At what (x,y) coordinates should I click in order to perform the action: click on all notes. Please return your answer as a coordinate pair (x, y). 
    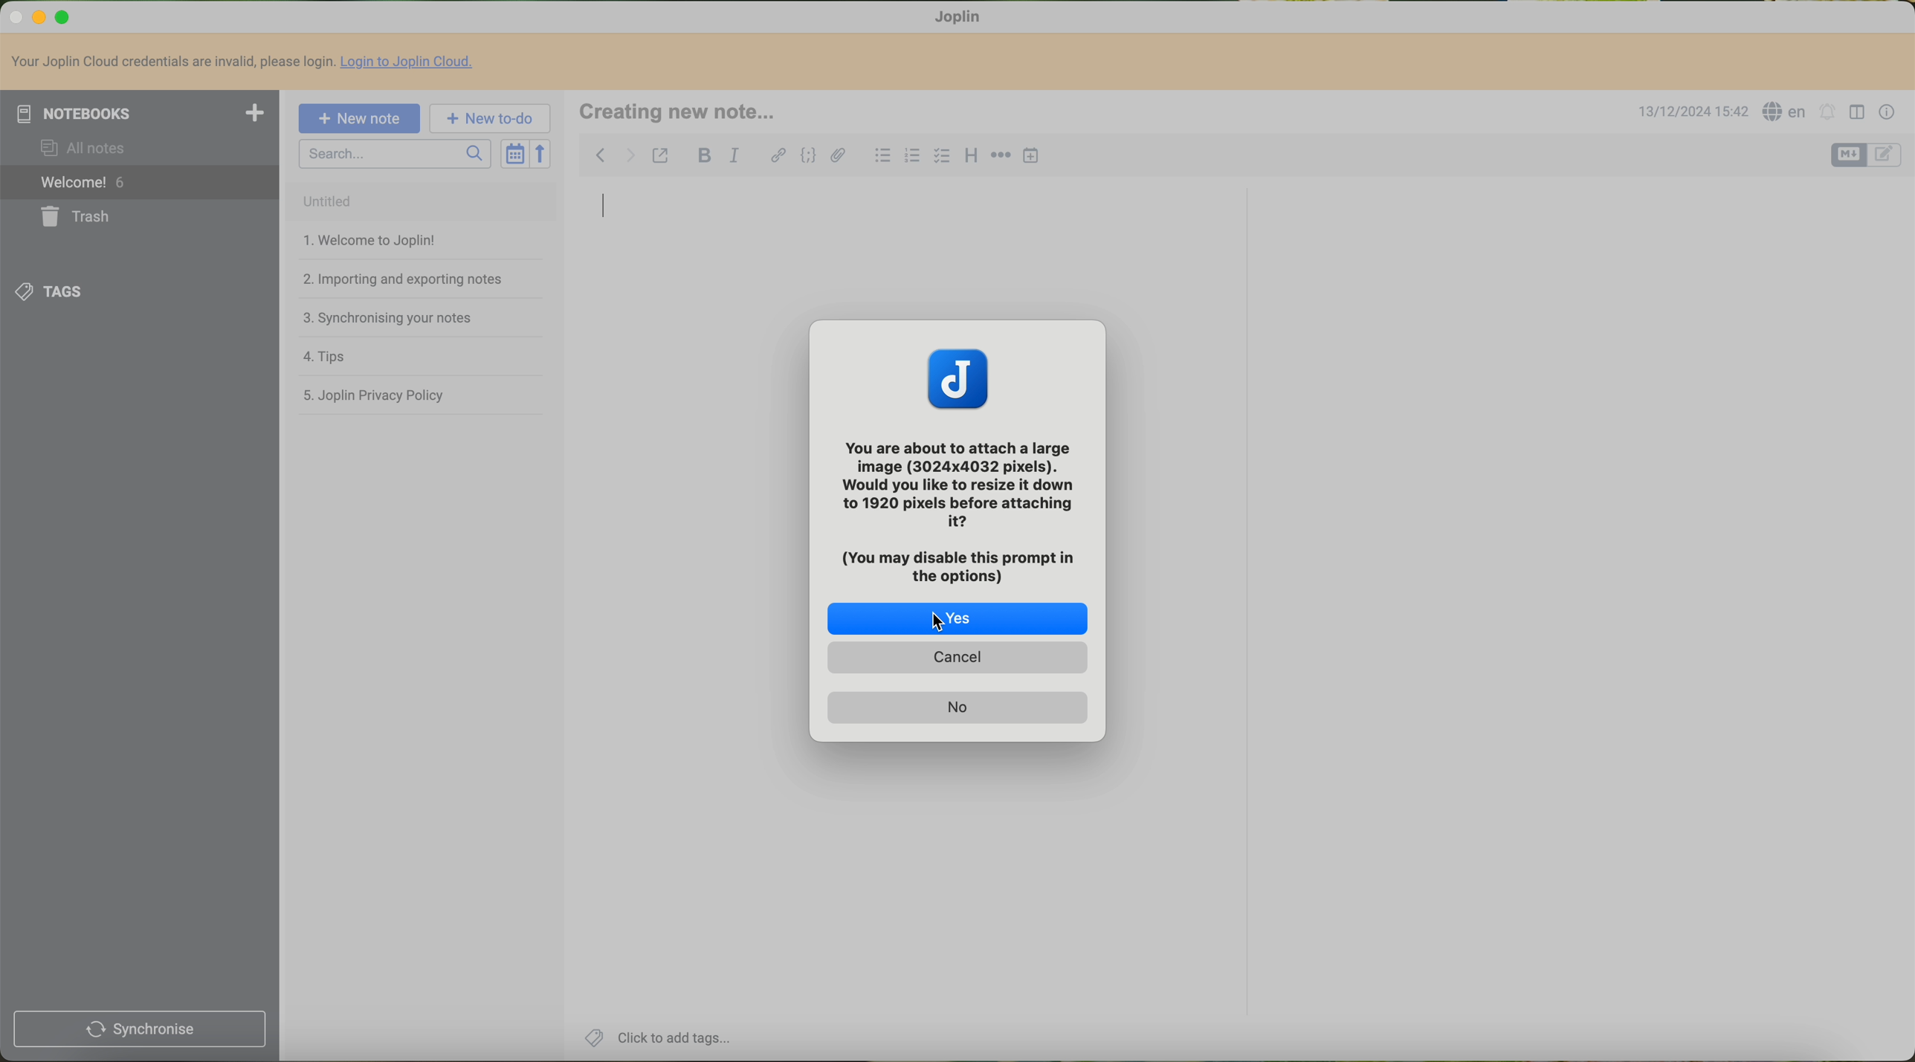
    Looking at the image, I should click on (86, 149).